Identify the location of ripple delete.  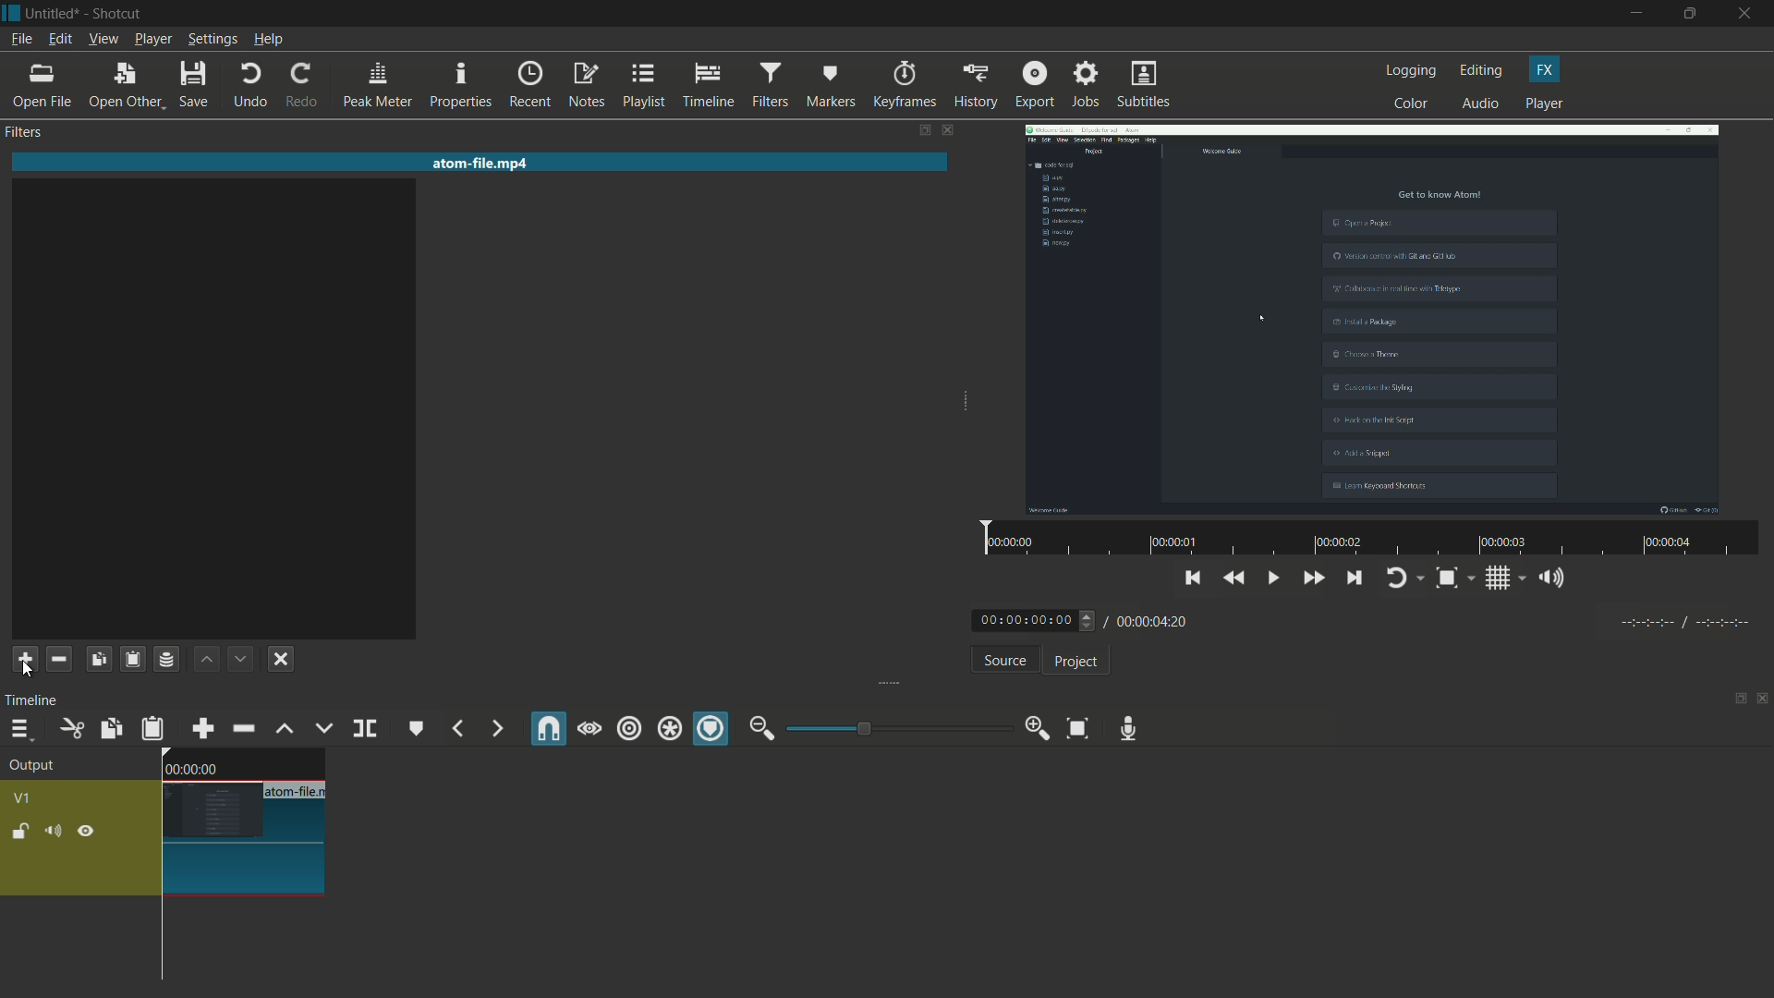
(243, 729).